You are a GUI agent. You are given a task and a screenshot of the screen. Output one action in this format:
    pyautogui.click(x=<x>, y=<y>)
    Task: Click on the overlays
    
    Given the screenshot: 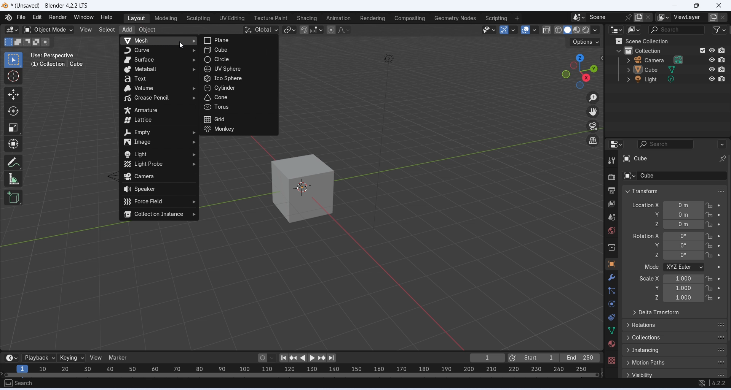 What is the action you would take?
    pyautogui.click(x=534, y=30)
    